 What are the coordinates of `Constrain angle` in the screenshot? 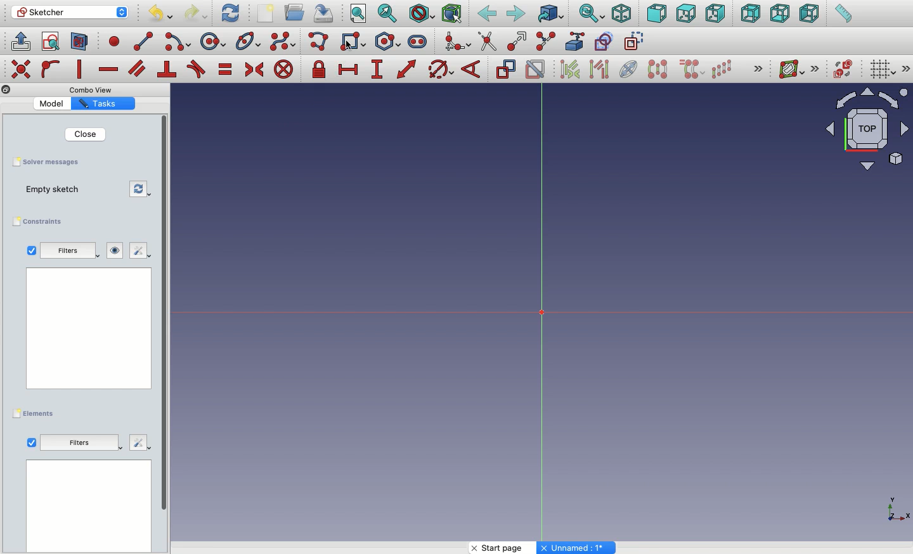 It's located at (471, 69).